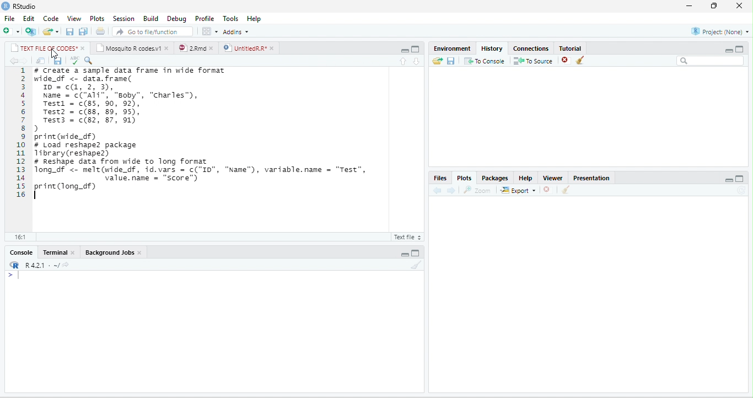 This screenshot has width=753, height=398. Describe the element at coordinates (740, 6) in the screenshot. I see `close` at that location.